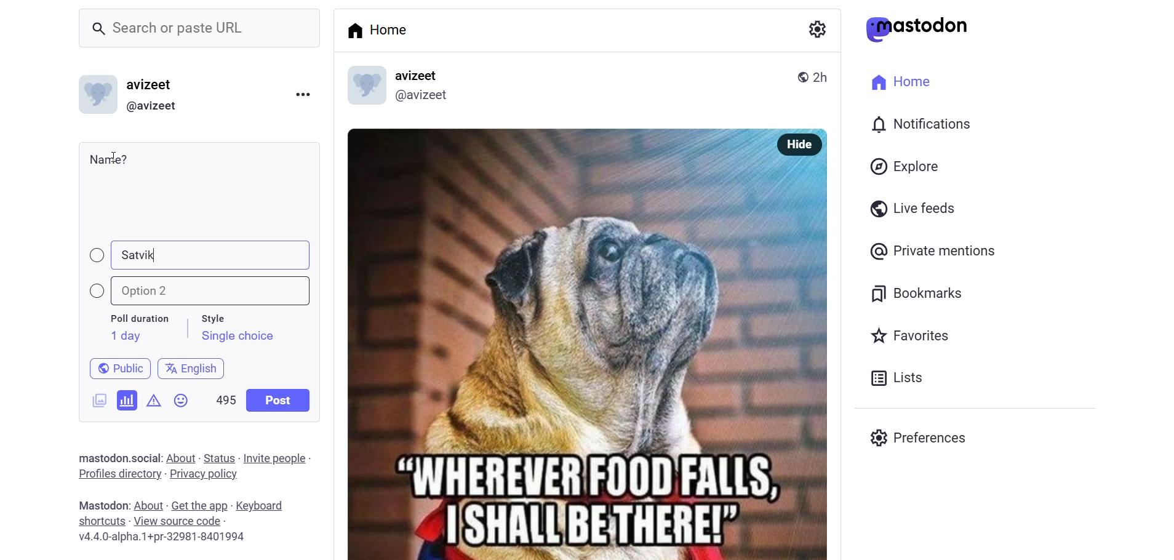  What do you see at coordinates (182, 403) in the screenshot?
I see `emoji` at bounding box center [182, 403].